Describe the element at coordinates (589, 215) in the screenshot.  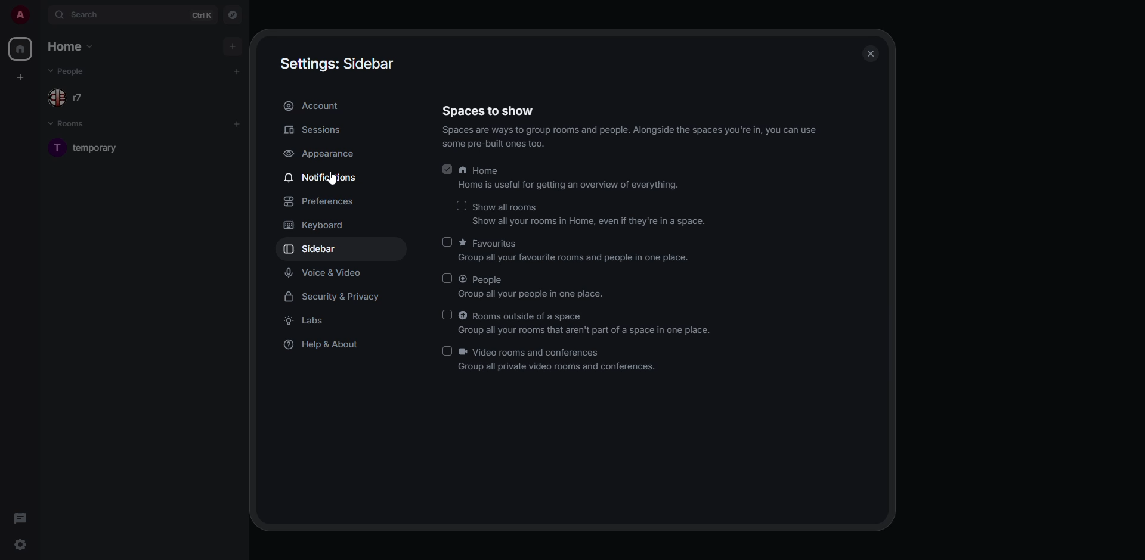
I see `show all rooms` at that location.